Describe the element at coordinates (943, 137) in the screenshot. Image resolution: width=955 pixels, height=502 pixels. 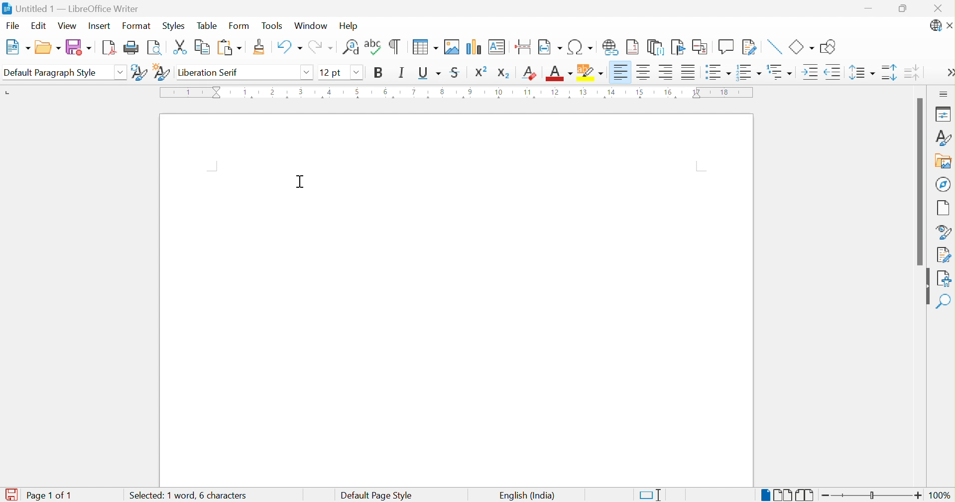
I see `Styles` at that location.